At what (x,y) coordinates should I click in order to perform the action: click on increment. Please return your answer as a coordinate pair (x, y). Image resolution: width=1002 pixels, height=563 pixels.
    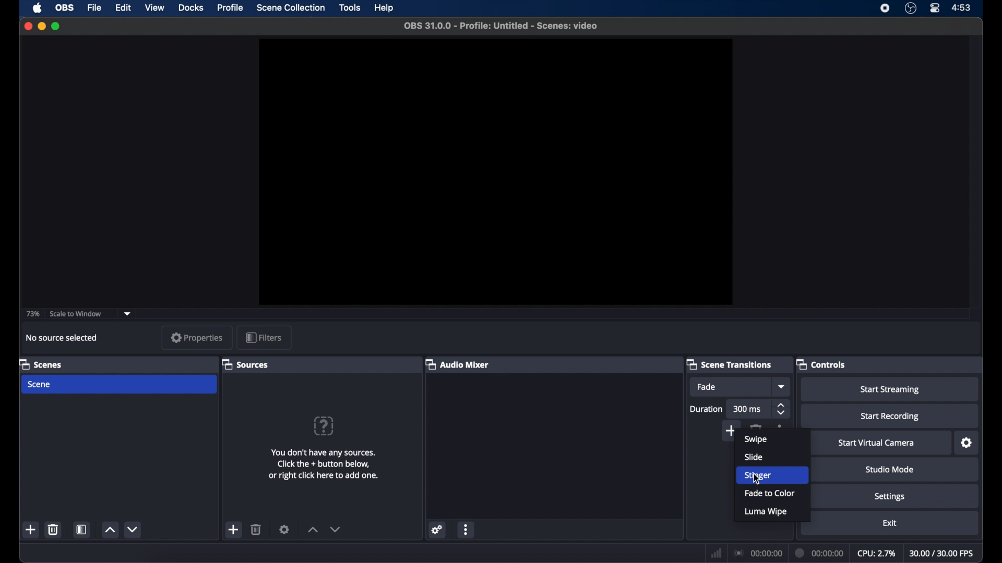
    Looking at the image, I should click on (311, 530).